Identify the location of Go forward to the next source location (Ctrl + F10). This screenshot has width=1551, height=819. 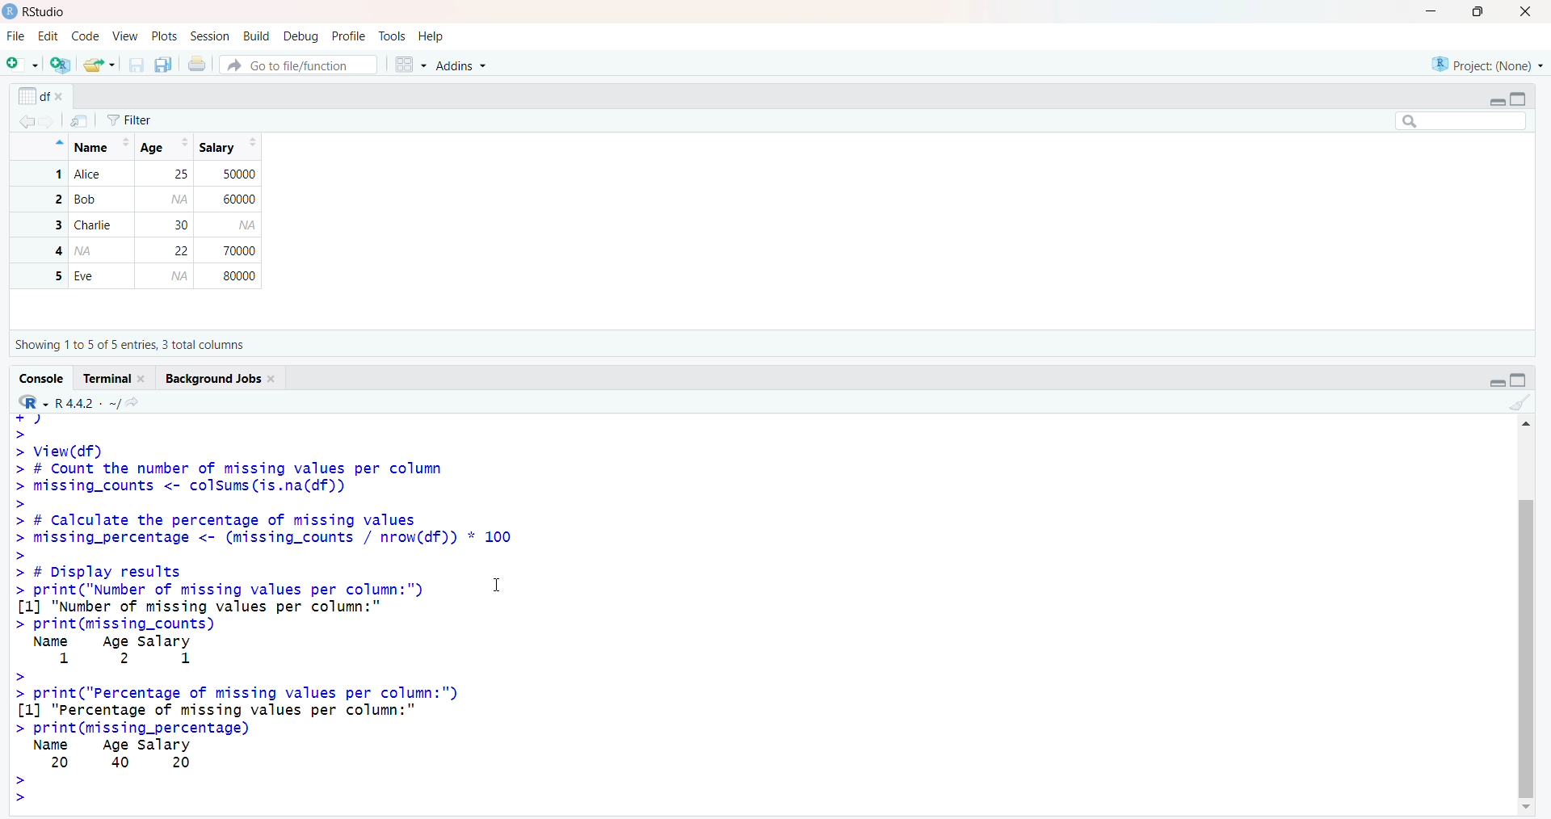
(53, 124).